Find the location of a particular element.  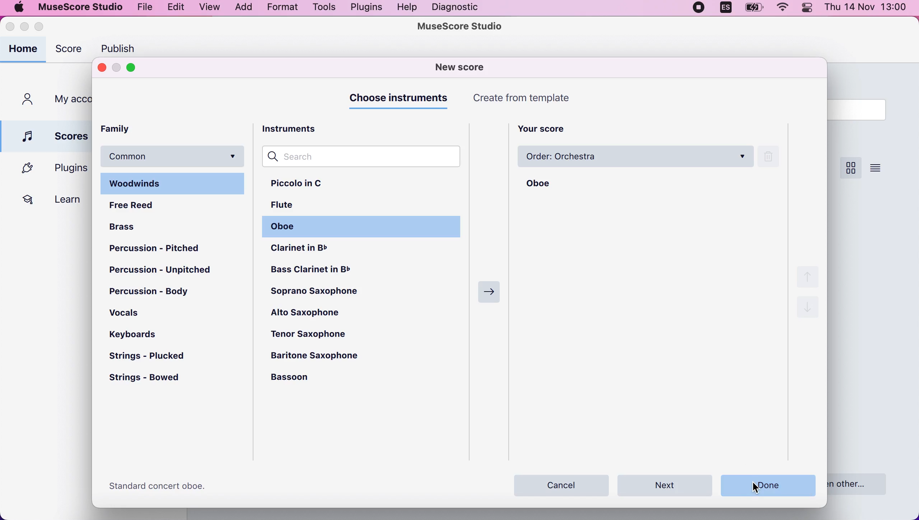

oboe is located at coordinates (542, 185).